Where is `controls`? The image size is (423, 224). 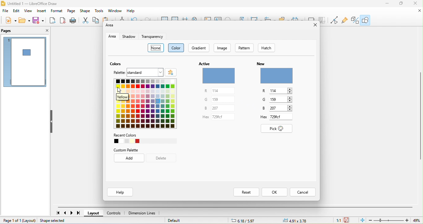
controls is located at coordinates (116, 212).